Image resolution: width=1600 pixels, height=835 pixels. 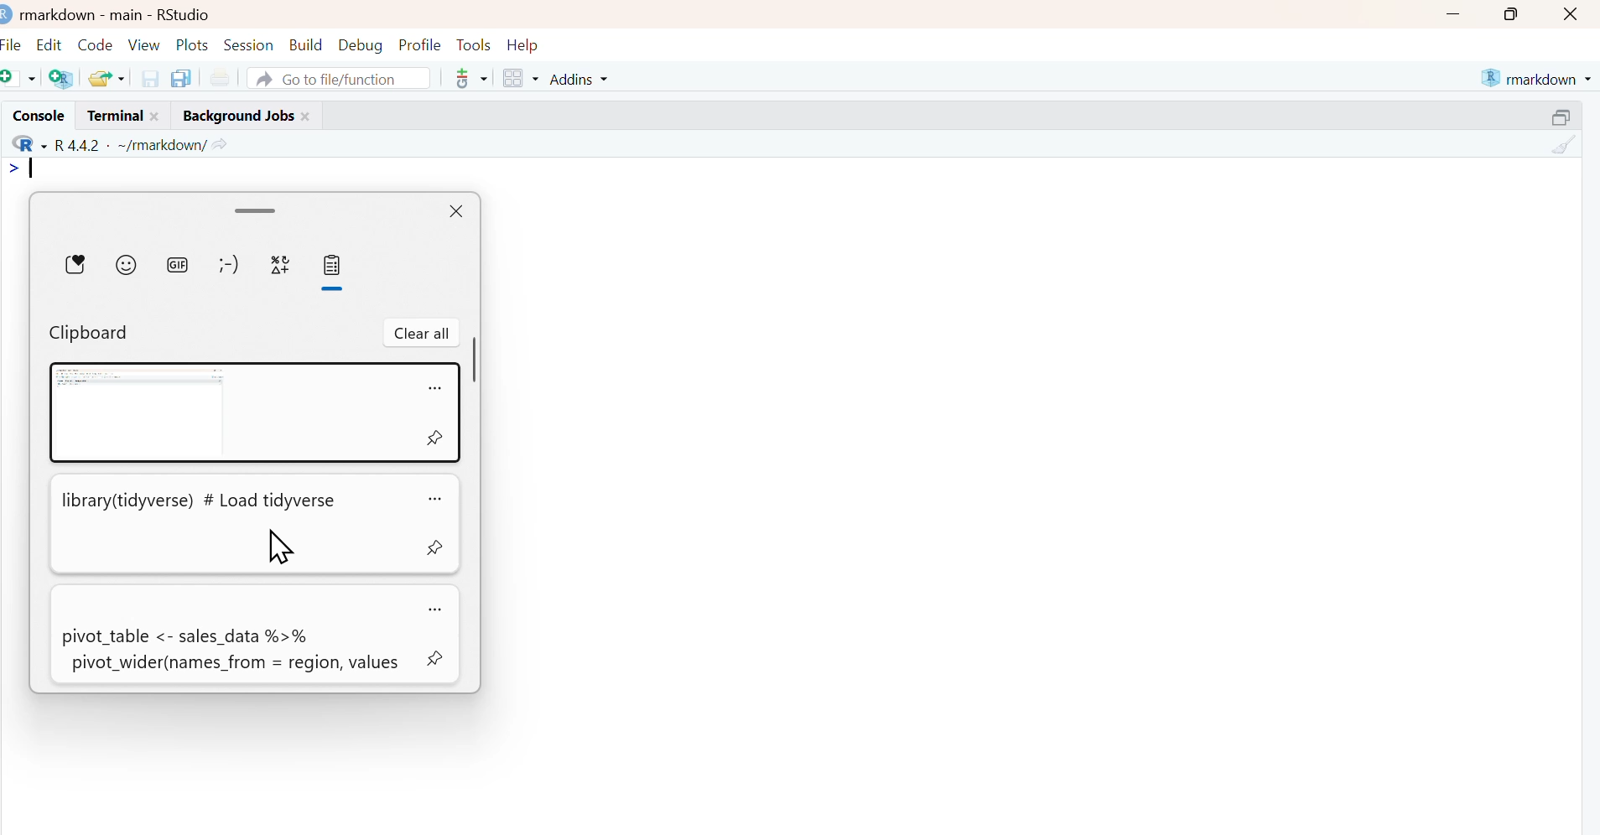 I want to click on symbols, so click(x=284, y=267).